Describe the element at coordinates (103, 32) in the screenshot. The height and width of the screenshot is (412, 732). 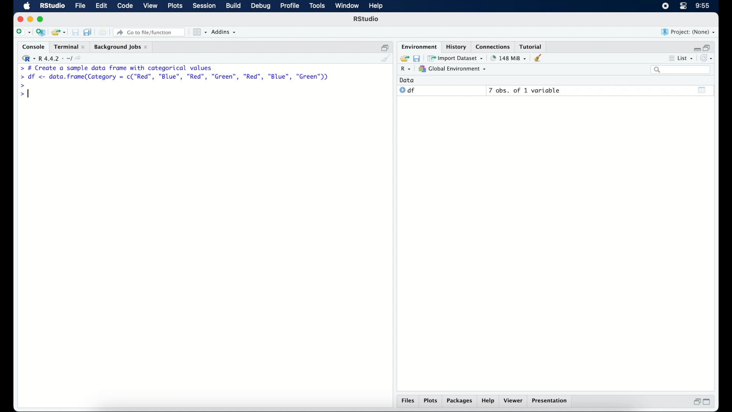
I see `print` at that location.